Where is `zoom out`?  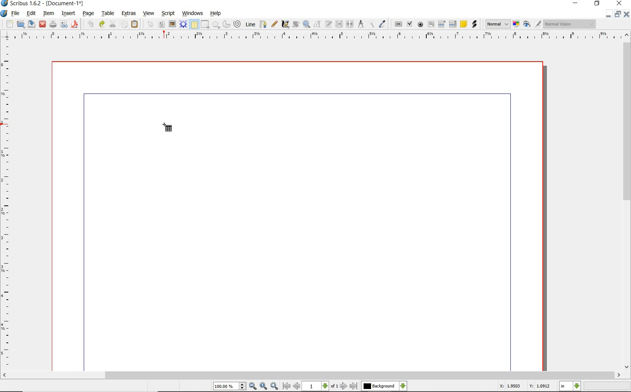
zoom out is located at coordinates (253, 386).